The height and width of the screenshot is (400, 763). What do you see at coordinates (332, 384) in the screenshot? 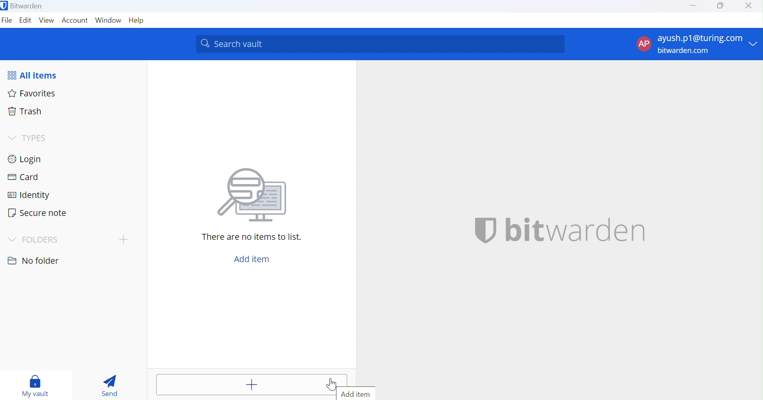
I see `cursor` at bounding box center [332, 384].